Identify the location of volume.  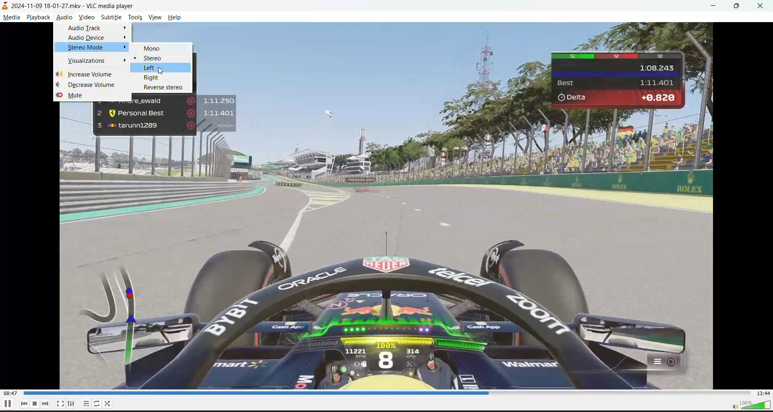
(748, 404).